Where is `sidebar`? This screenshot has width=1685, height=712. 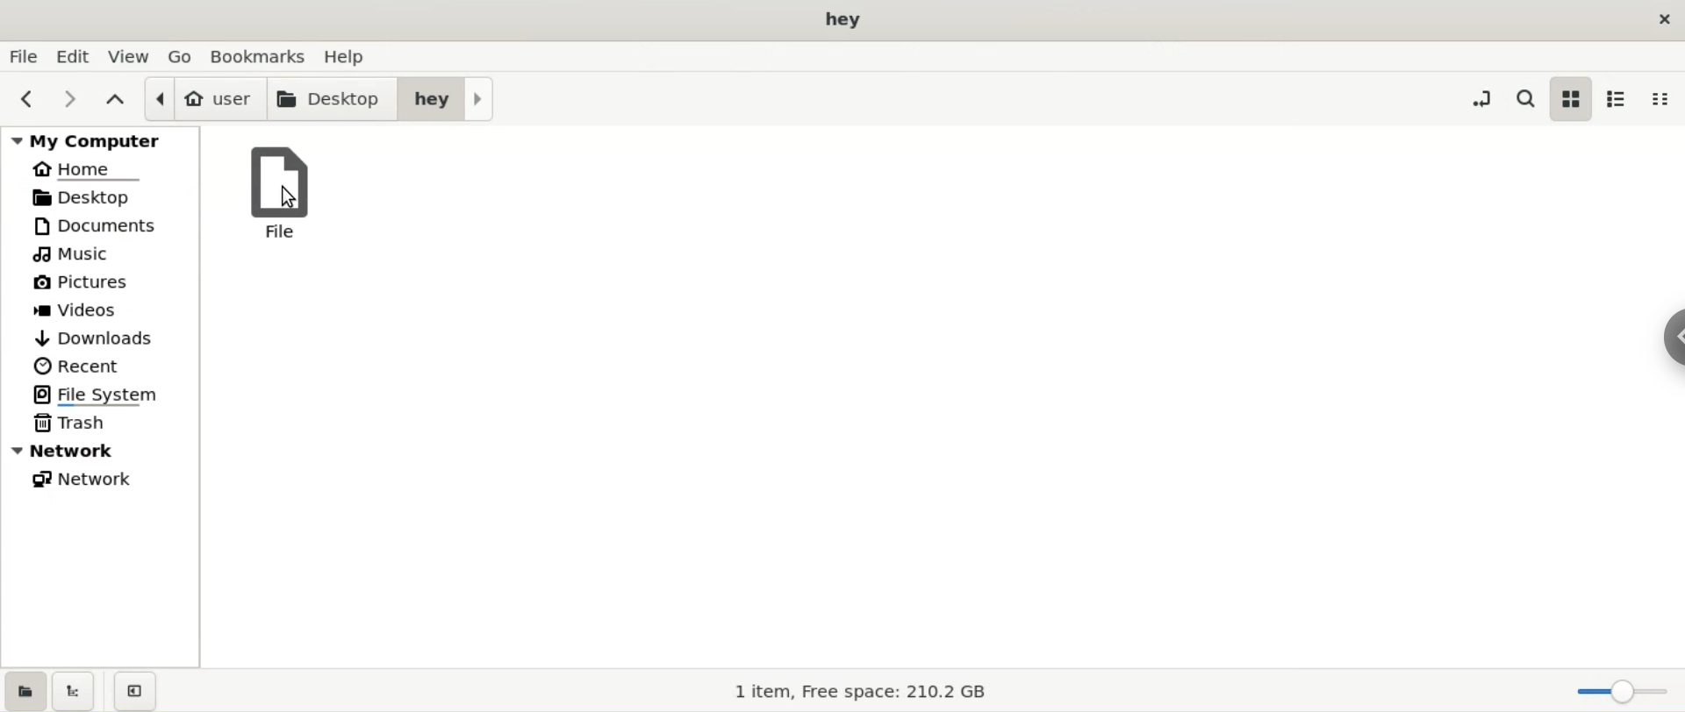 sidebar is located at coordinates (1666, 341).